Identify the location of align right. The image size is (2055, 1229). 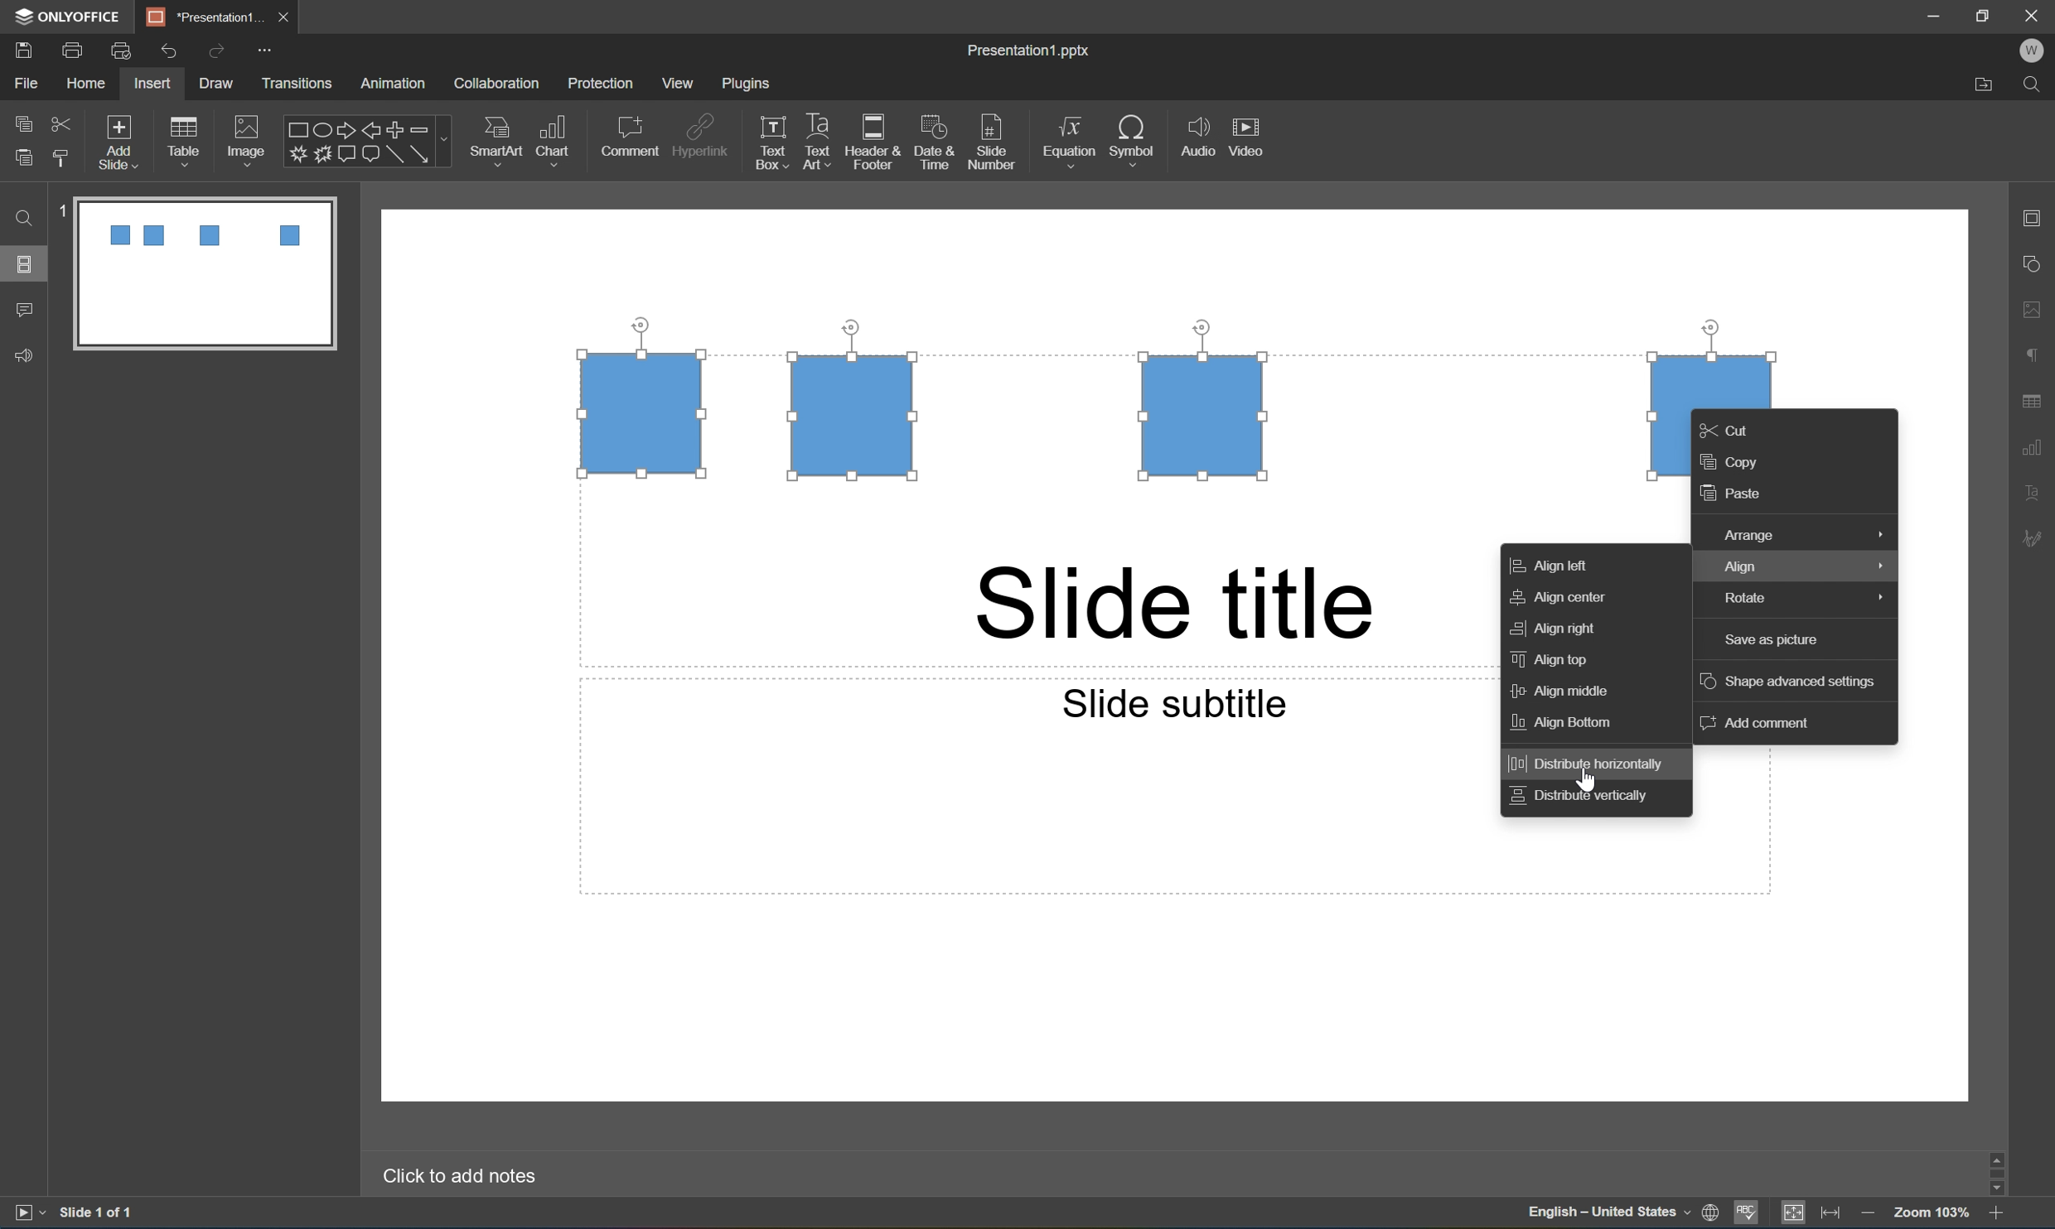
(1557, 627).